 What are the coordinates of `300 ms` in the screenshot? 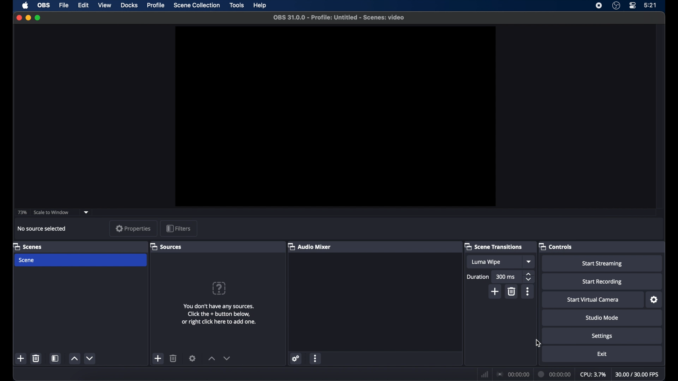 It's located at (506, 277).